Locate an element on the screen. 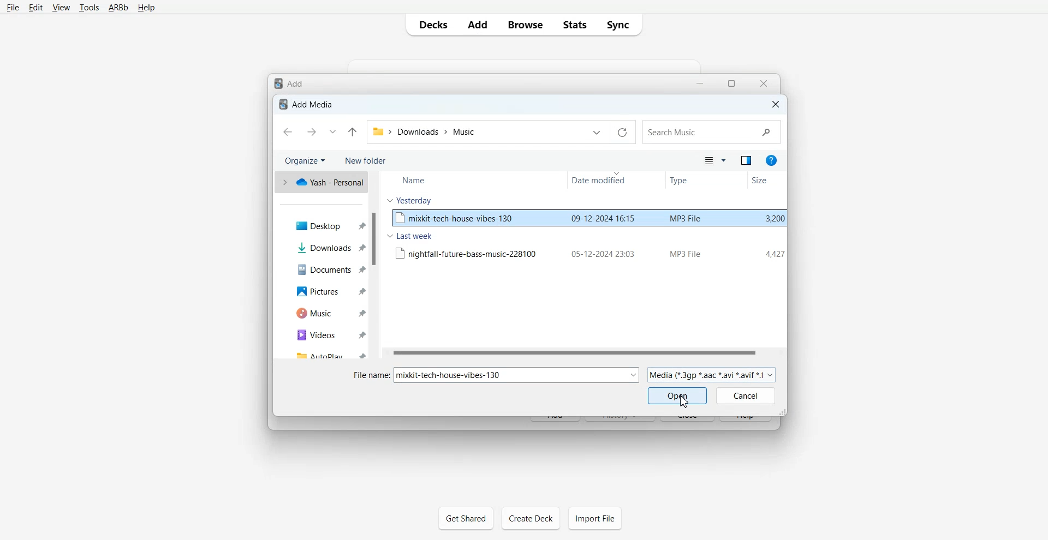 The width and height of the screenshot is (1048, 540). View is located at coordinates (60, 7).